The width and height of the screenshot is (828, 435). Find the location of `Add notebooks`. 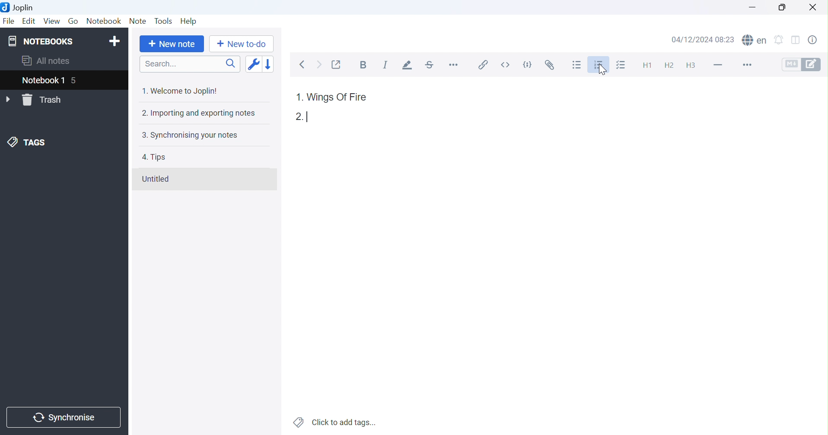

Add notebooks is located at coordinates (116, 40).